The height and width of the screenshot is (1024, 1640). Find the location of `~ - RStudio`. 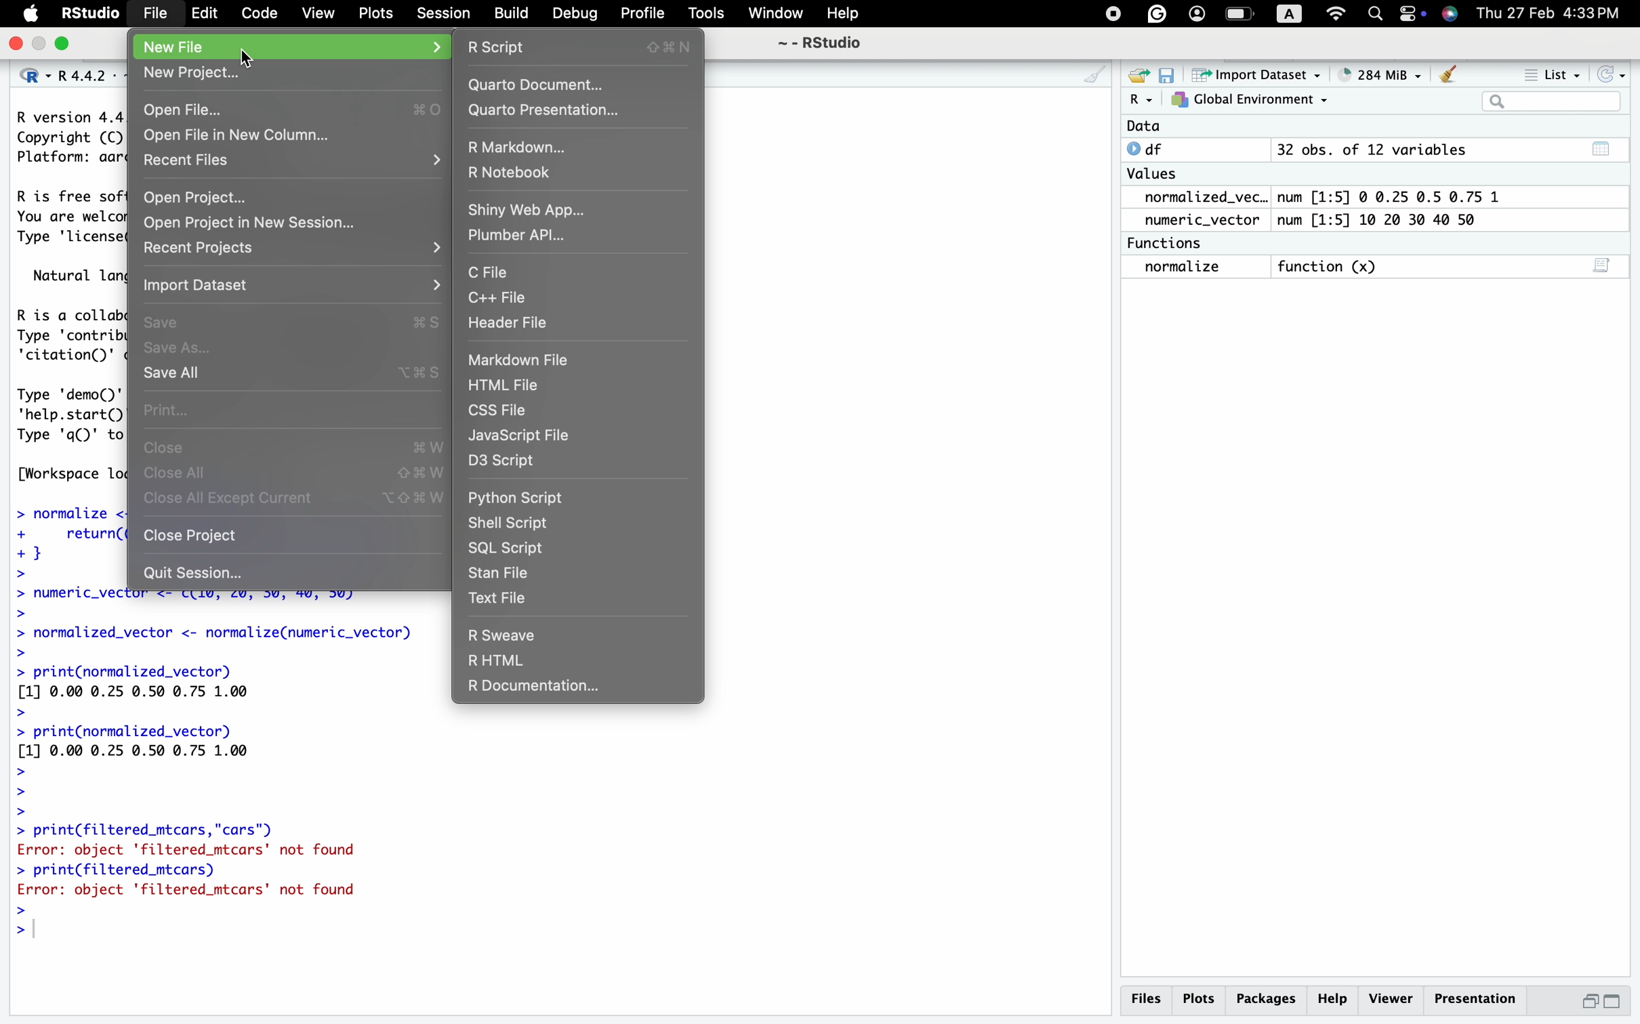

~ - RStudio is located at coordinates (826, 42).